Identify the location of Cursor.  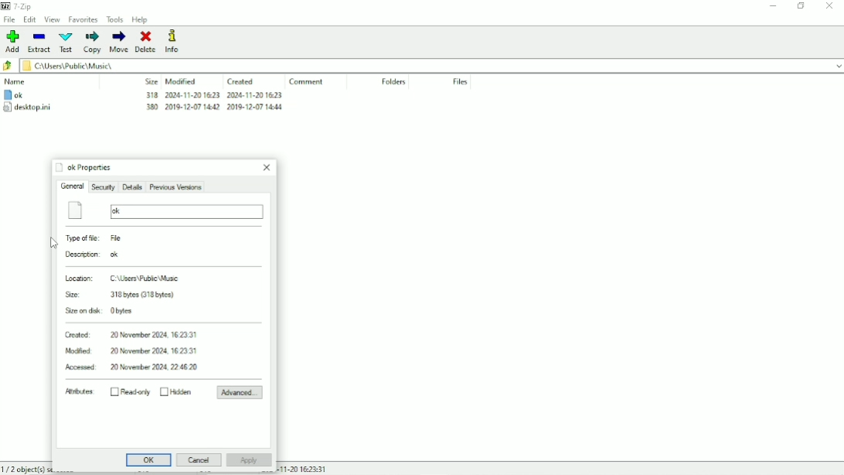
(53, 243).